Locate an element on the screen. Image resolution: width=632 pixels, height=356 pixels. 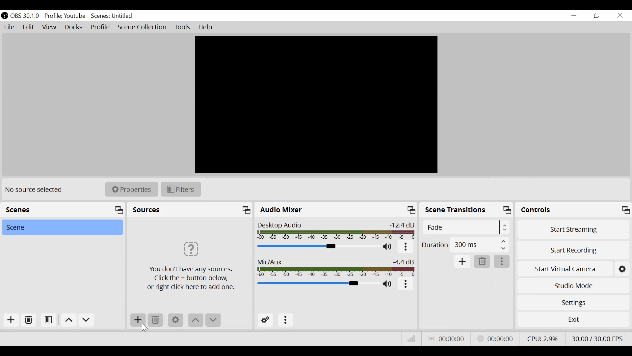
Scene Transitions is located at coordinates (467, 211).